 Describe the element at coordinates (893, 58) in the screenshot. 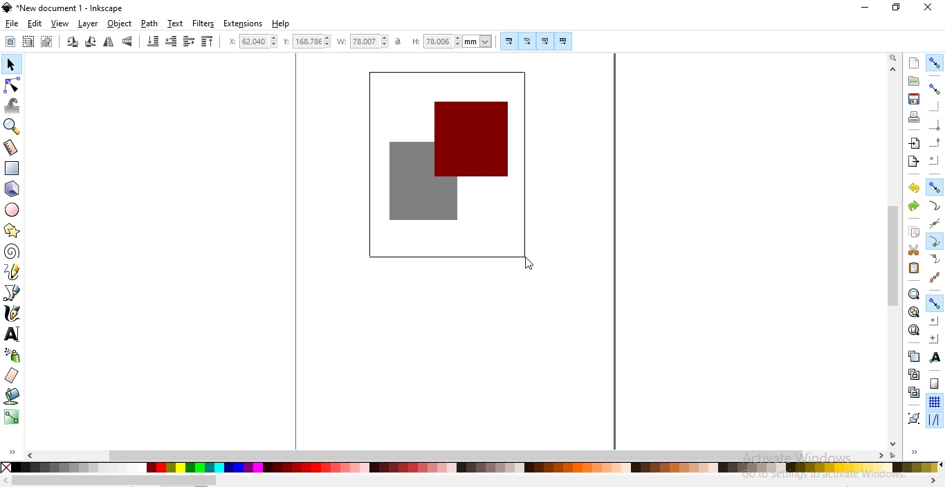

I see `zoom` at that location.